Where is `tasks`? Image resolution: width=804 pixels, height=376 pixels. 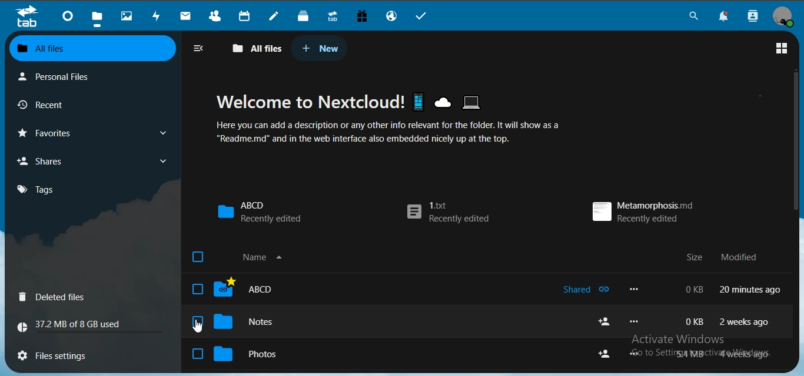 tasks is located at coordinates (423, 16).